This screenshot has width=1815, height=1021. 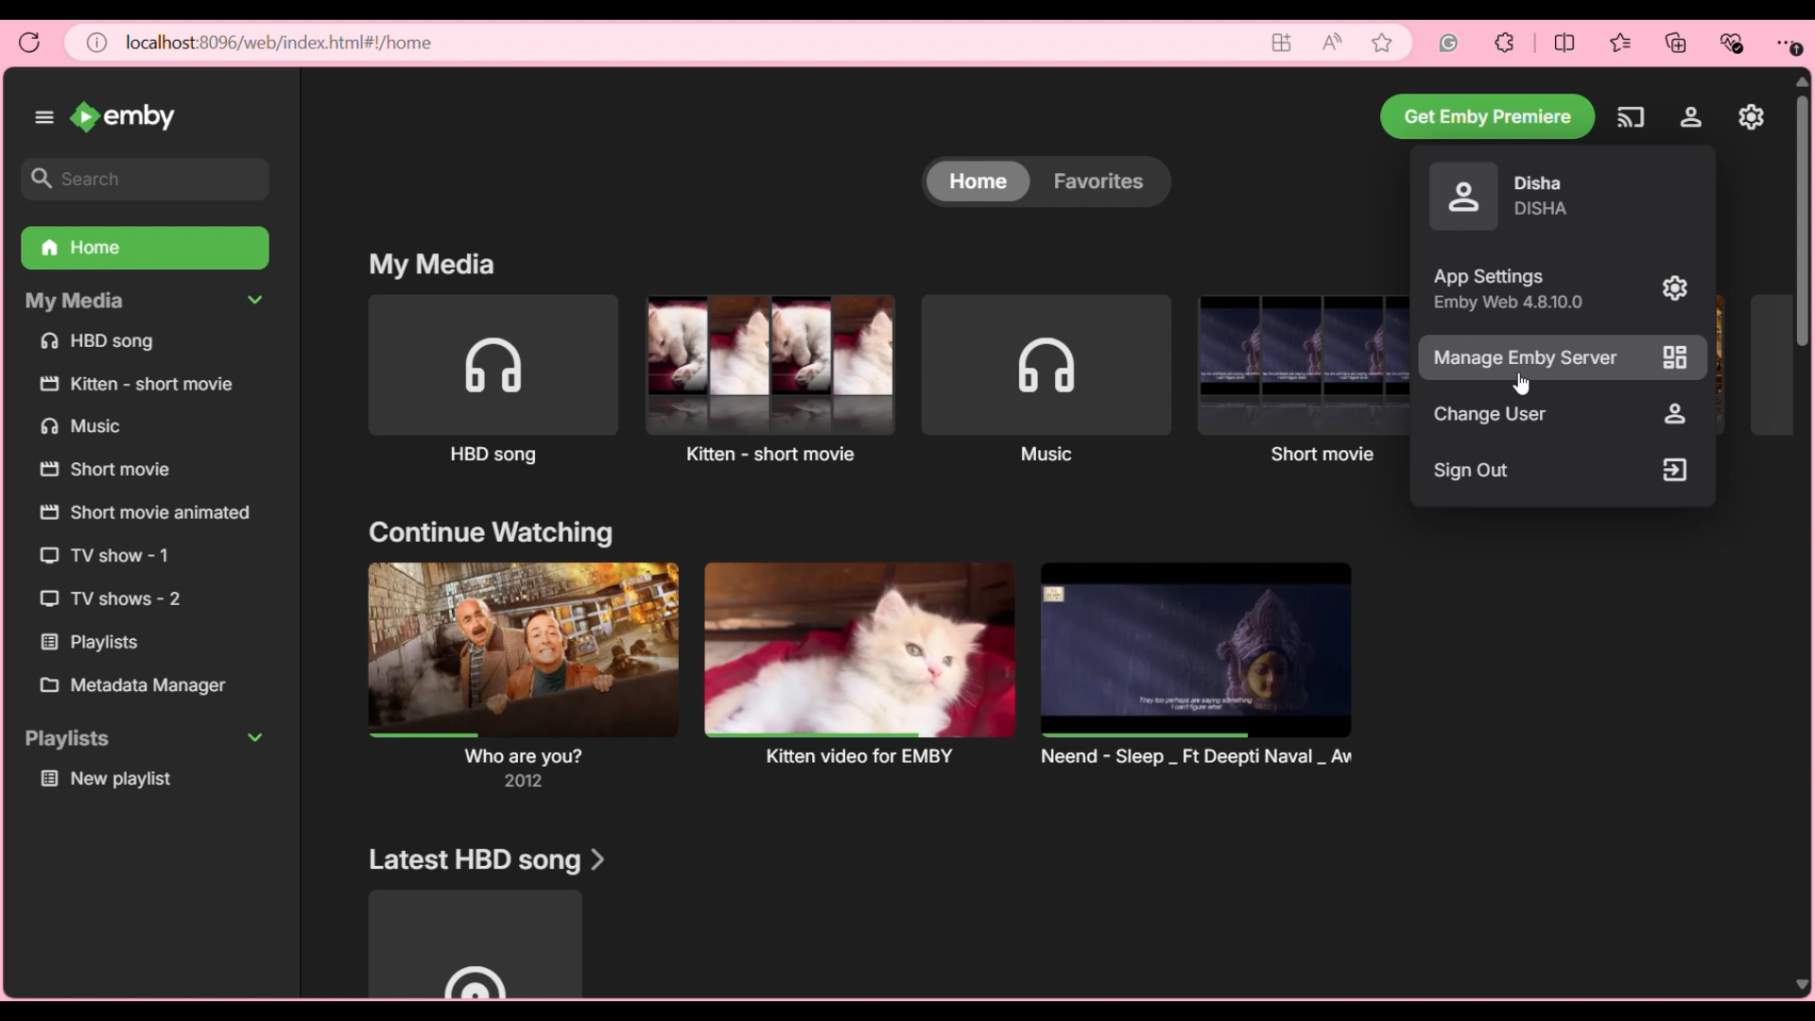 I want to click on localhost8096/web/index.html/home, so click(x=278, y=43).